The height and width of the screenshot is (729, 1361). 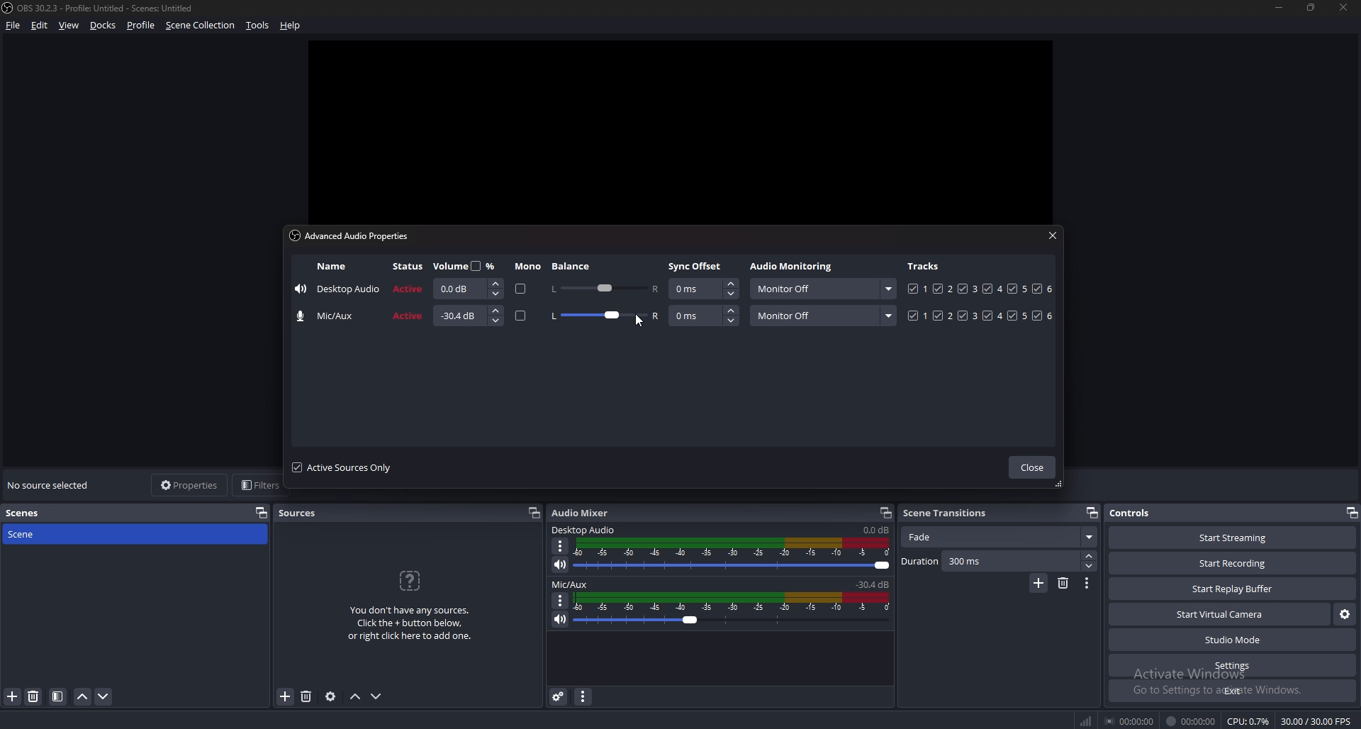 What do you see at coordinates (1231, 640) in the screenshot?
I see `studio mode` at bounding box center [1231, 640].